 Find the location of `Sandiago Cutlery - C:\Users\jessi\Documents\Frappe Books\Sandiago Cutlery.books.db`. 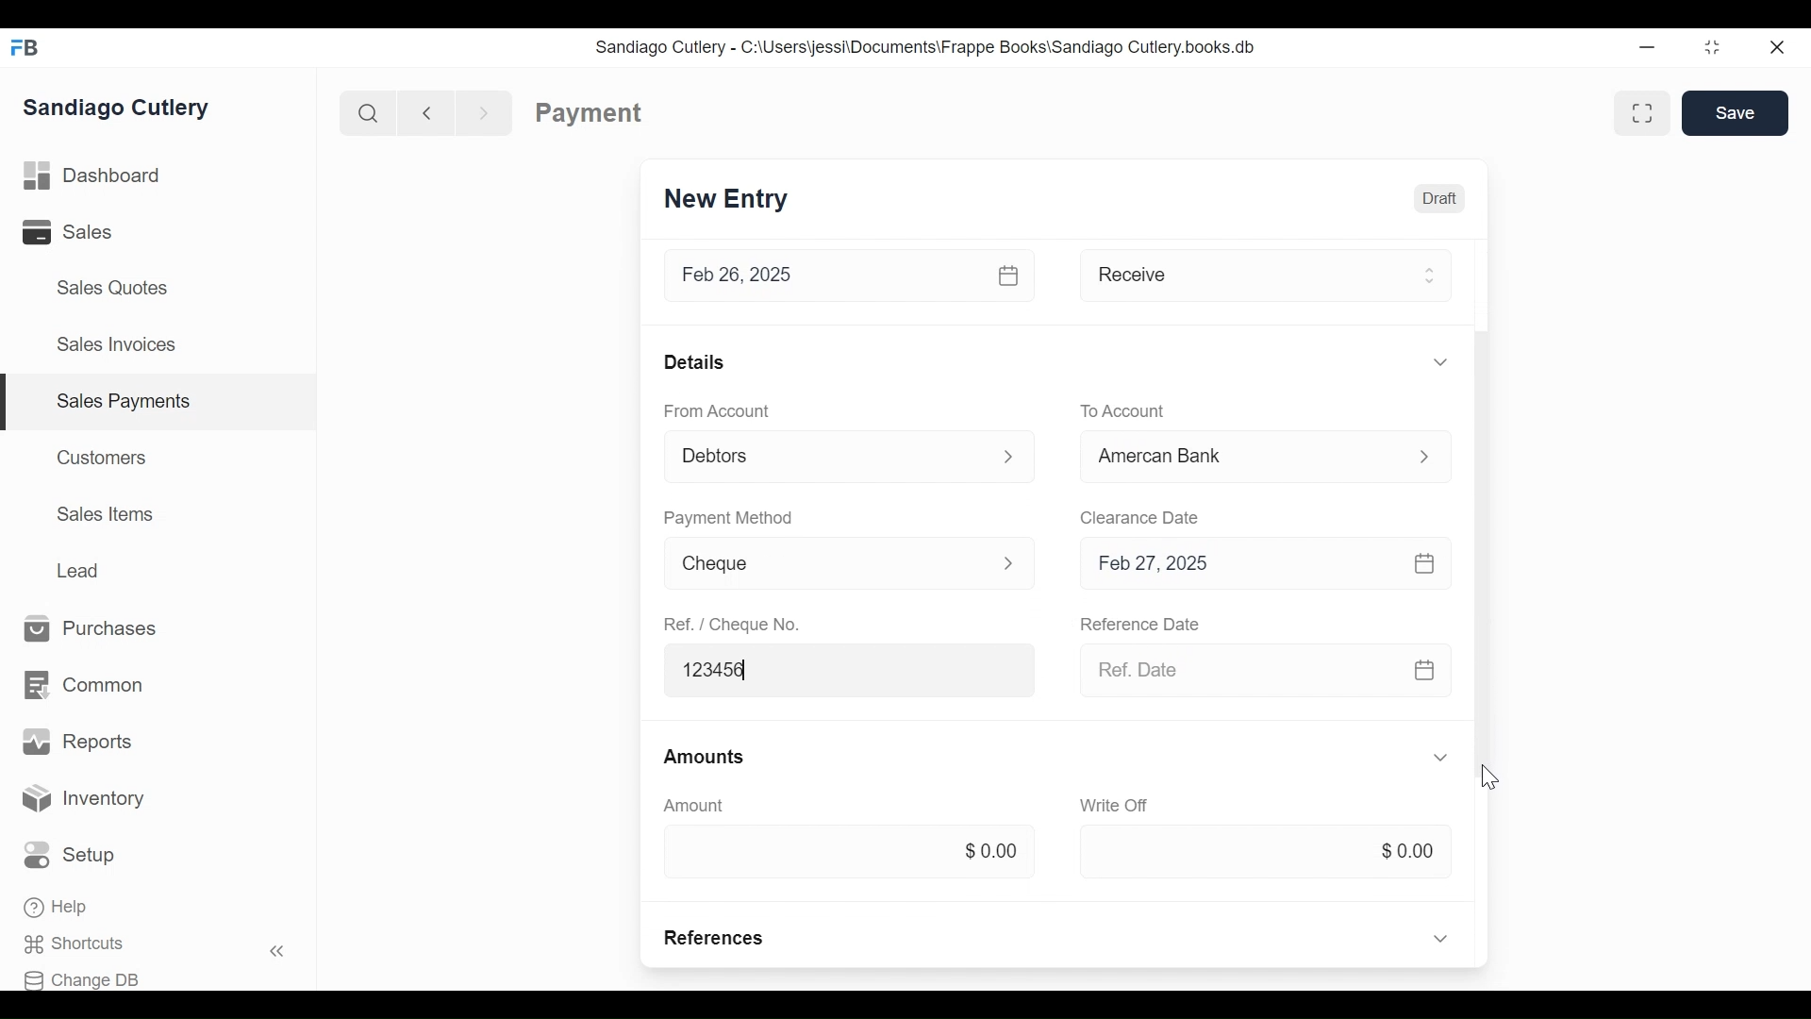

Sandiago Cutlery - C:\Users\jessi\Documents\Frappe Books\Sandiago Cutlery.books.db is located at coordinates (925, 46).